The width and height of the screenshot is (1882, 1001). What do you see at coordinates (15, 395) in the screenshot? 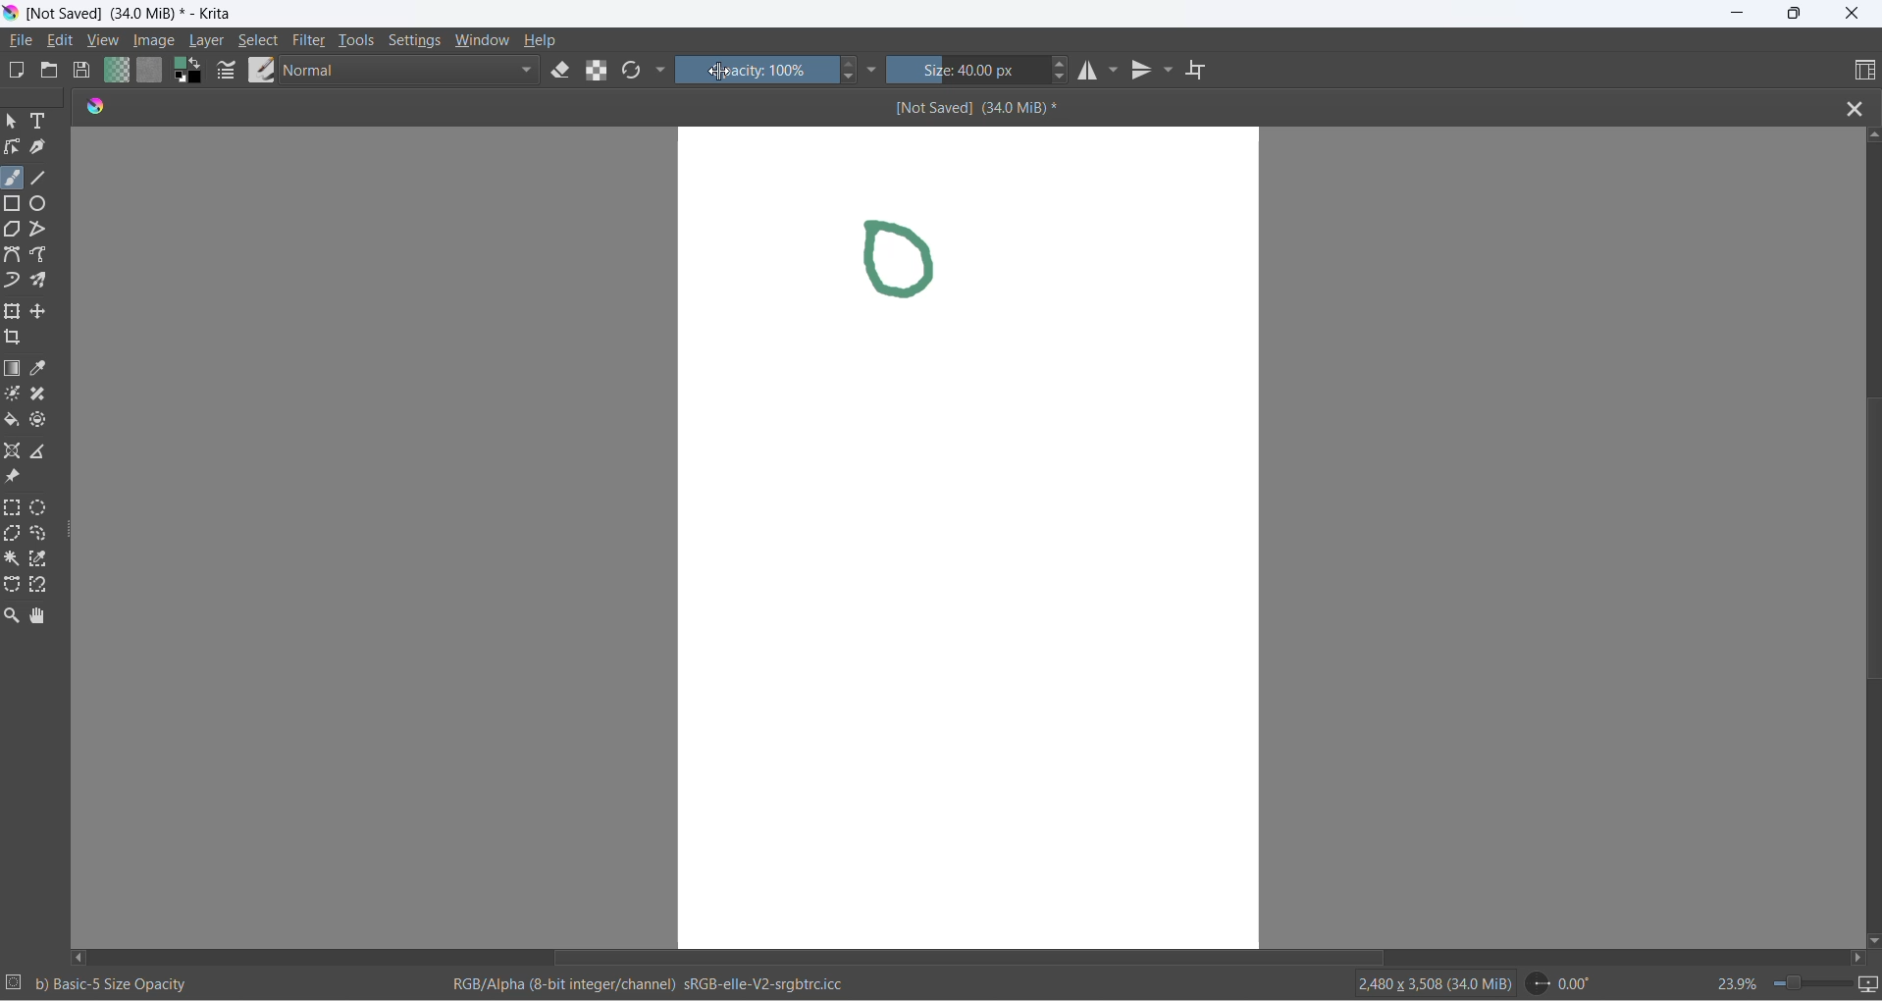
I see `colorize mask tool` at bounding box center [15, 395].